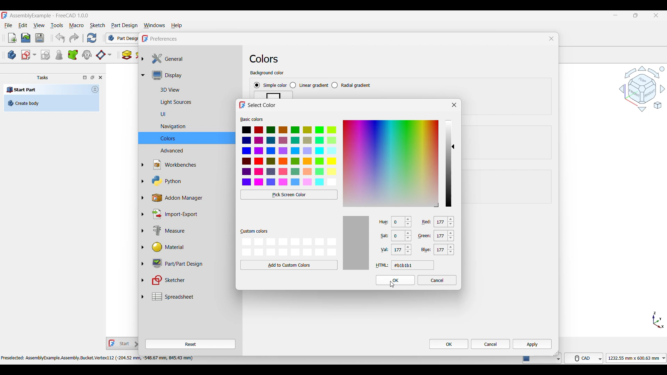 The height and width of the screenshot is (375, 667). What do you see at coordinates (403, 237) in the screenshot?
I see `0` at bounding box center [403, 237].